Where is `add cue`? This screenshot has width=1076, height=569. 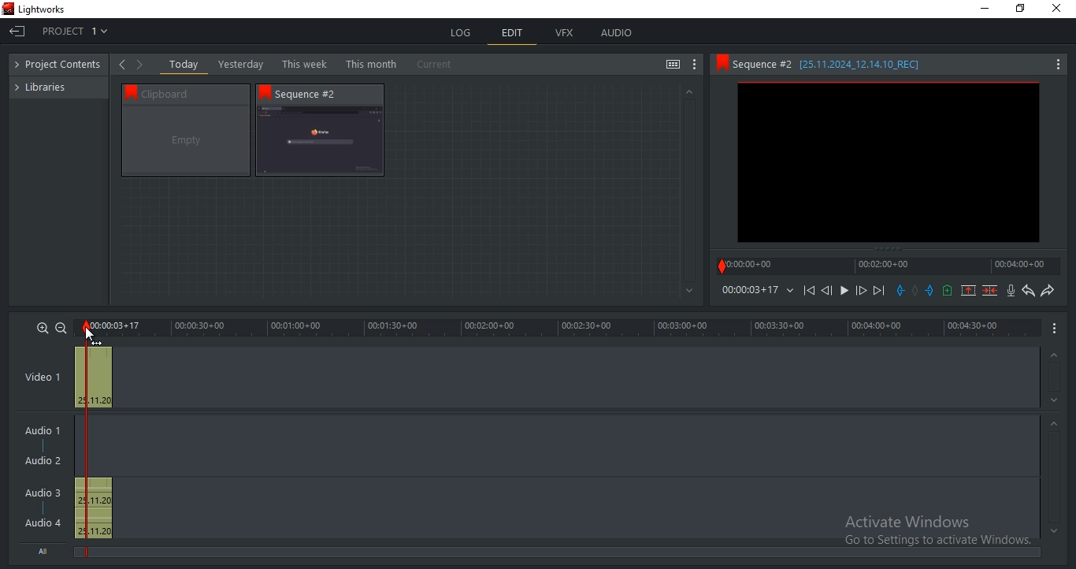 add cue is located at coordinates (948, 291).